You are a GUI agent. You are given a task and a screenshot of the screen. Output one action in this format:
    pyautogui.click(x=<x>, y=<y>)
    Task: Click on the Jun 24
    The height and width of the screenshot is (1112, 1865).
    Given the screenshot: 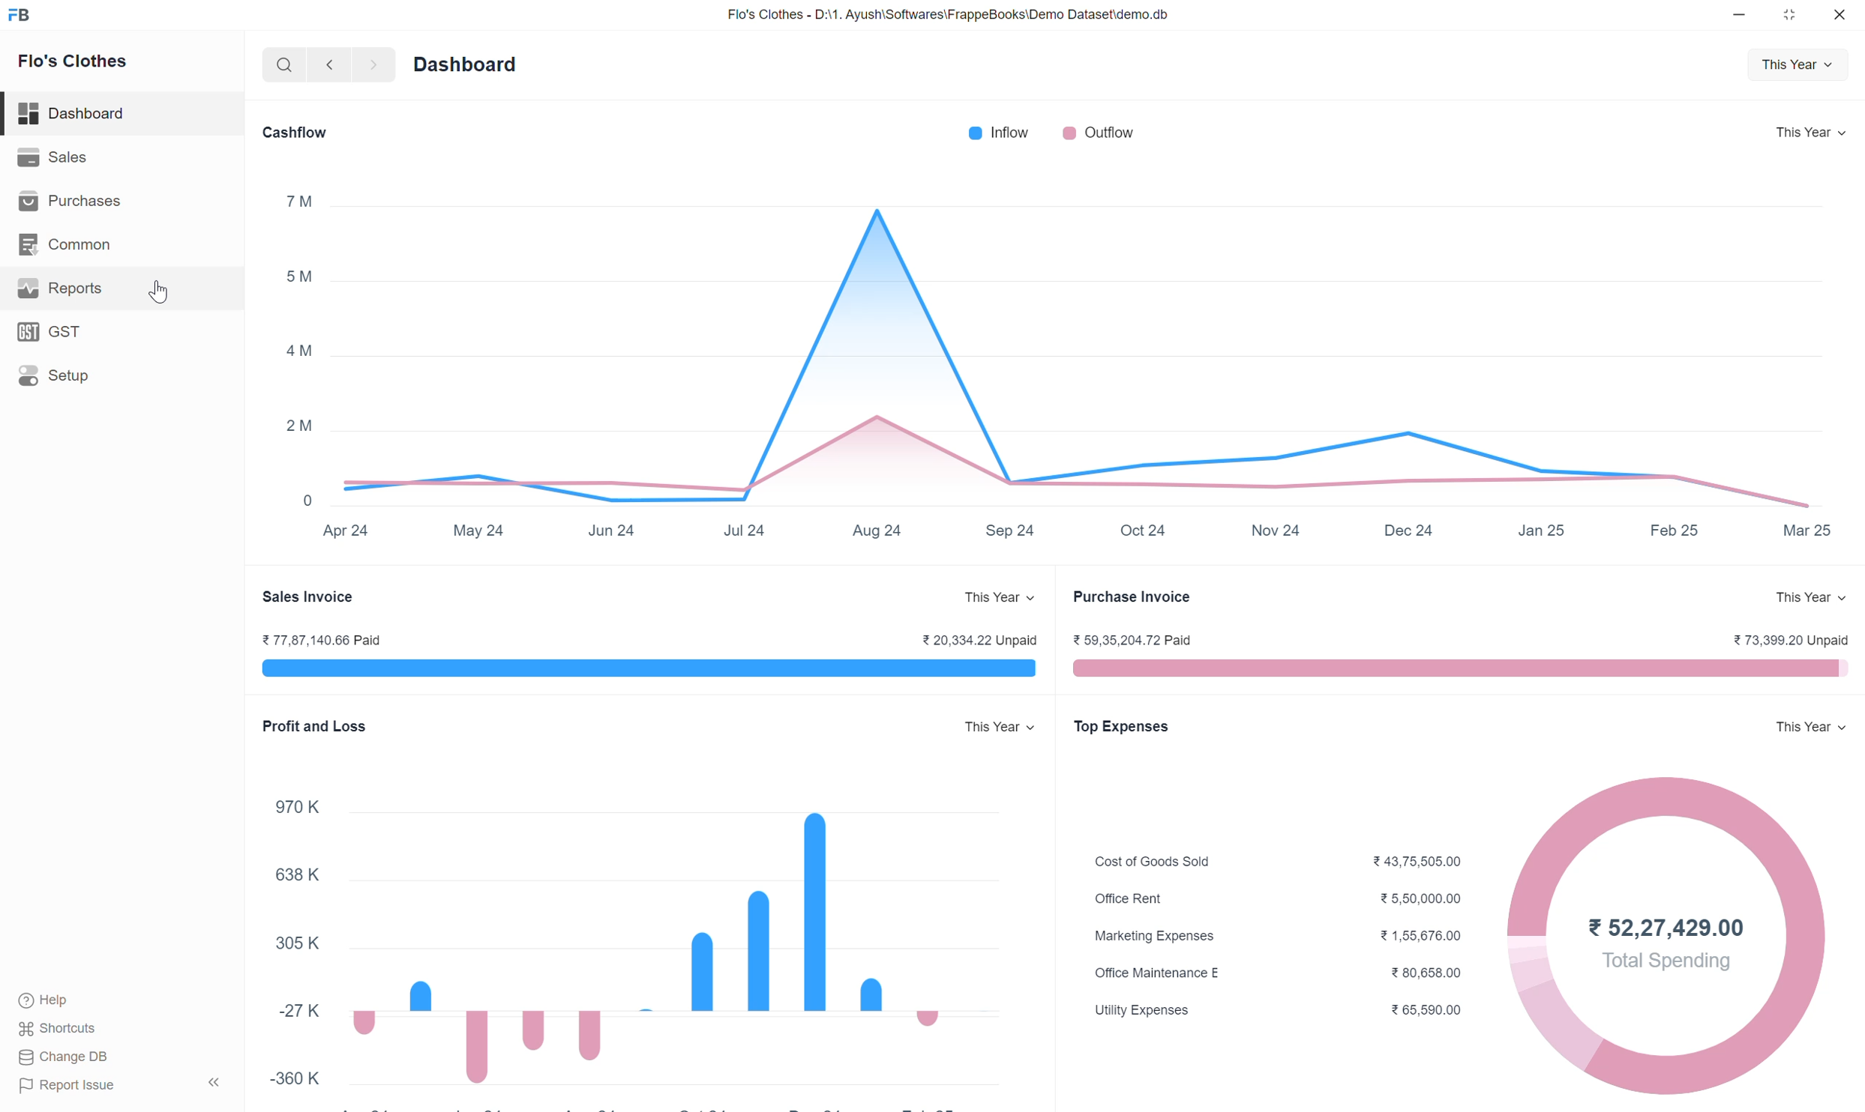 What is the action you would take?
    pyautogui.click(x=607, y=527)
    